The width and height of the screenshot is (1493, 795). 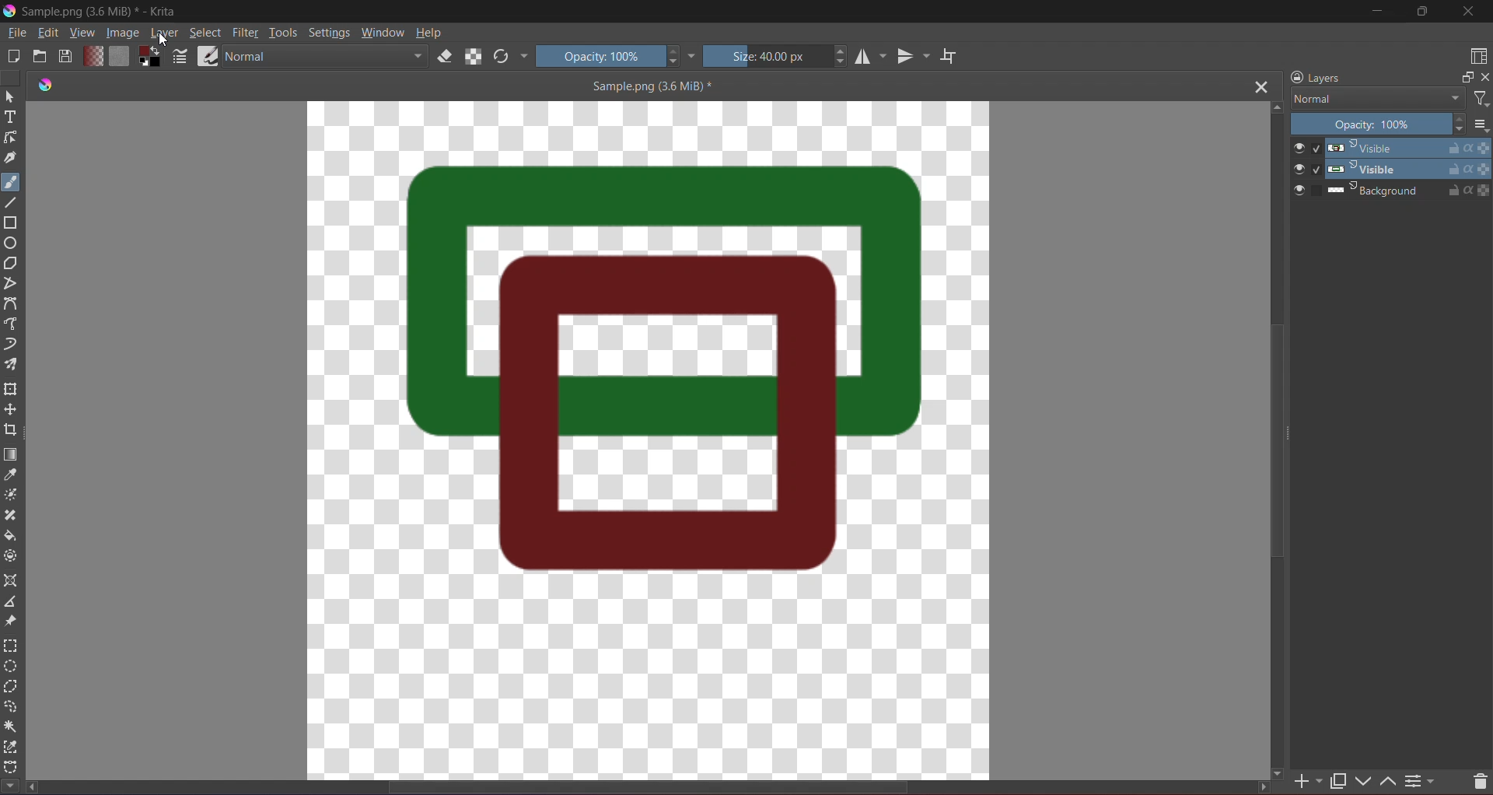 I want to click on Size options, so click(x=1480, y=125).